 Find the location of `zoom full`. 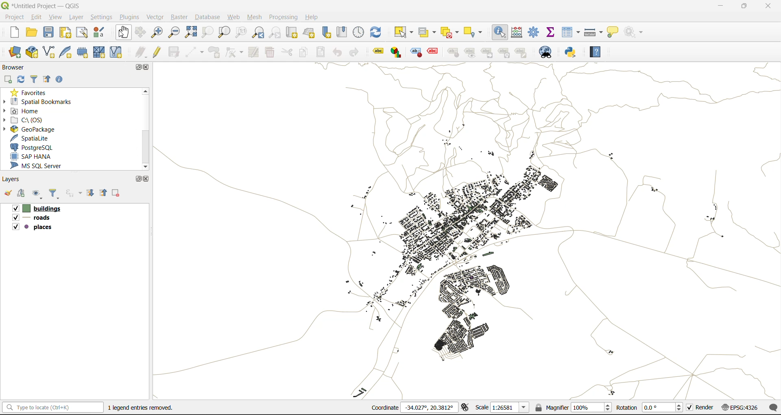

zoom full is located at coordinates (192, 32).